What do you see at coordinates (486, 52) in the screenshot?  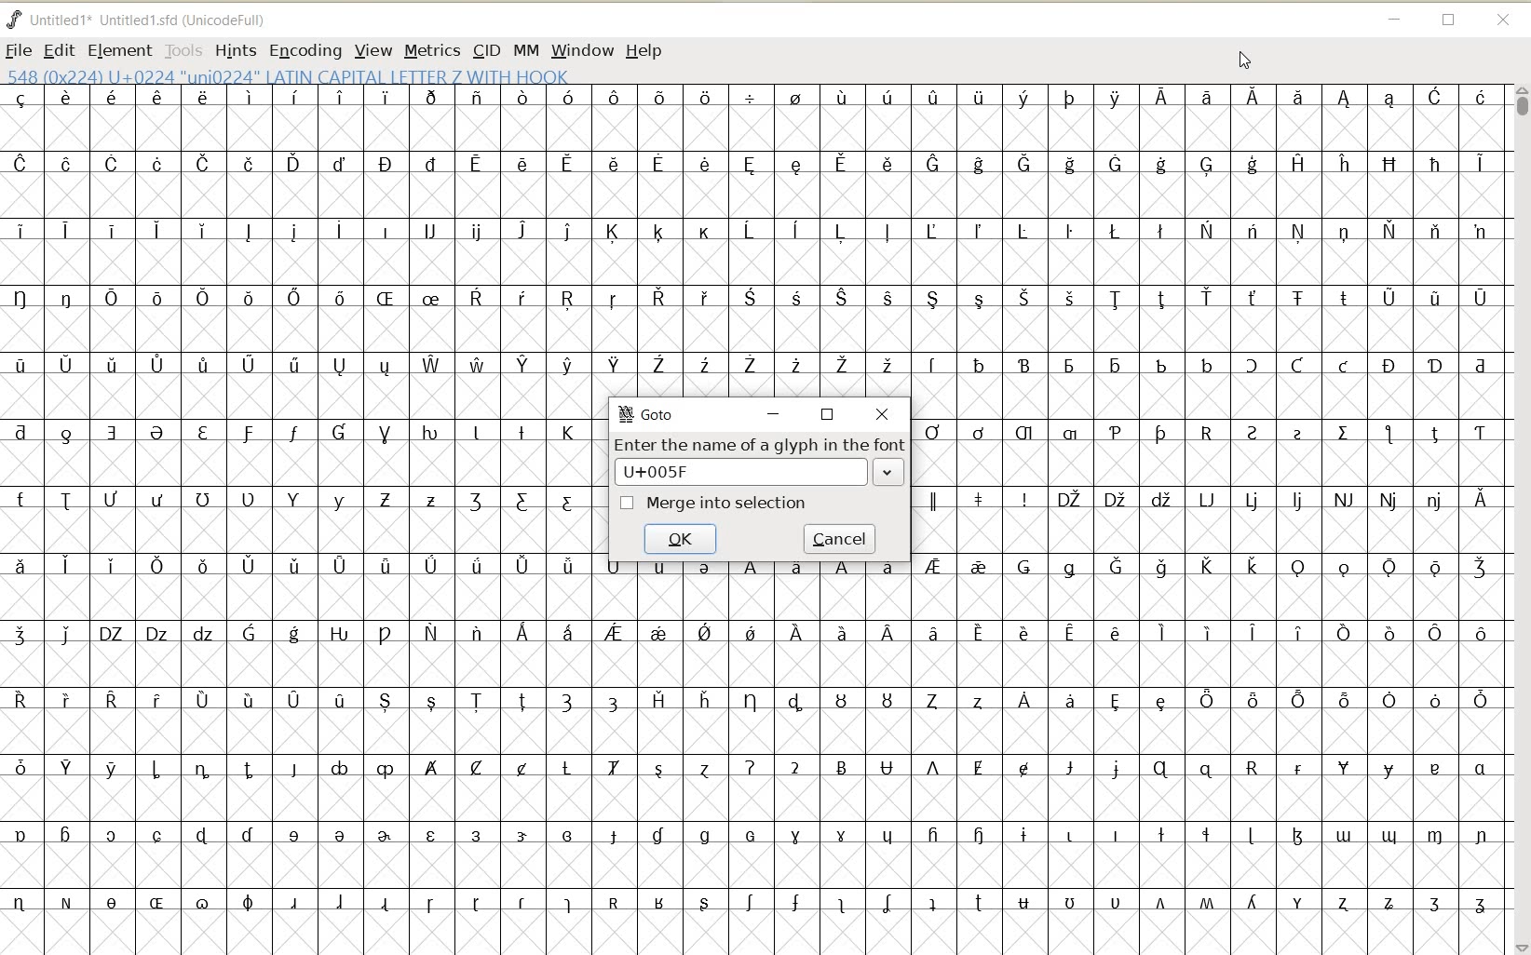 I see `CID` at bounding box center [486, 52].